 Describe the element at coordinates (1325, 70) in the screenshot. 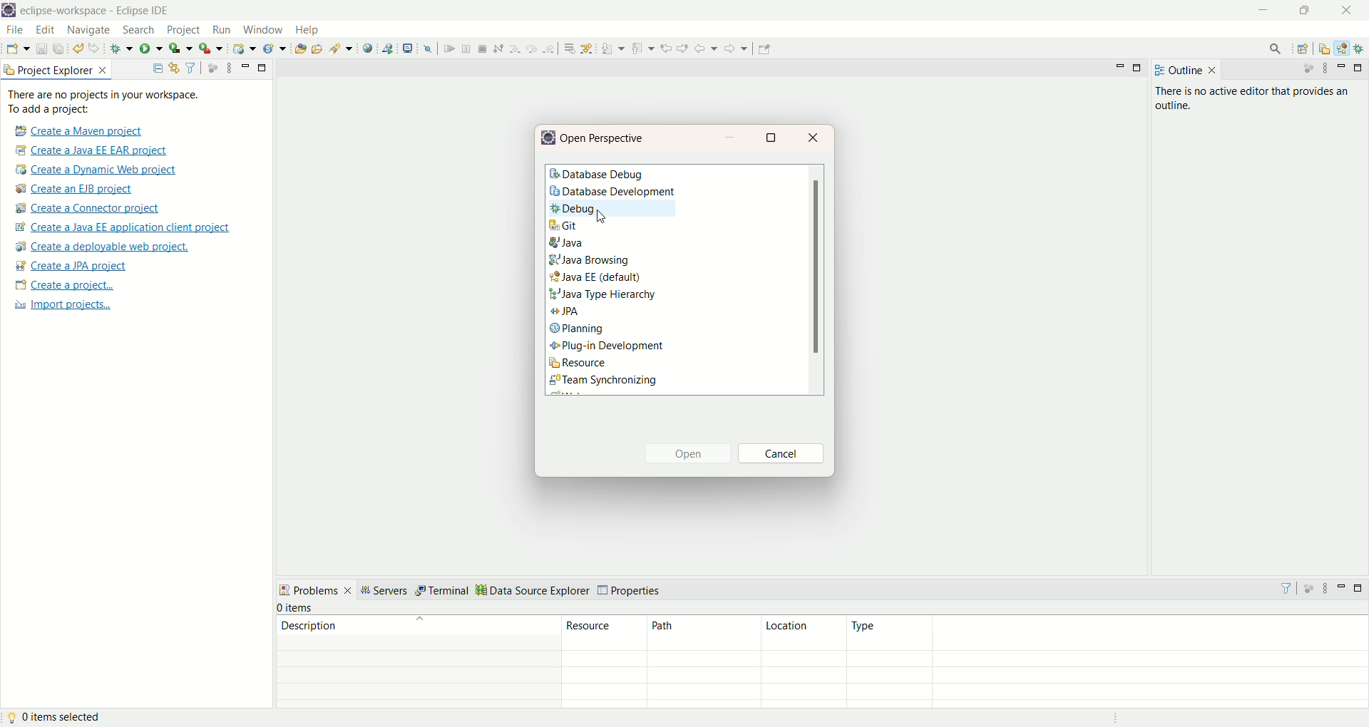

I see `view menu` at that location.